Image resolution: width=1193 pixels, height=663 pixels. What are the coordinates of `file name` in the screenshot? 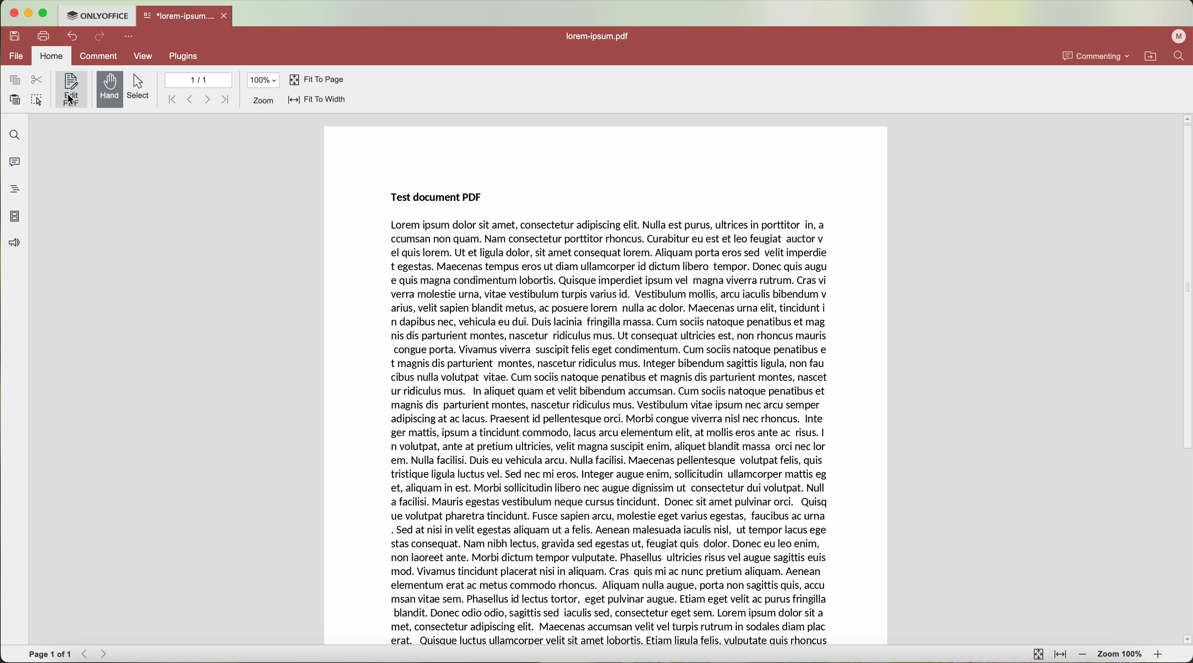 It's located at (599, 37).